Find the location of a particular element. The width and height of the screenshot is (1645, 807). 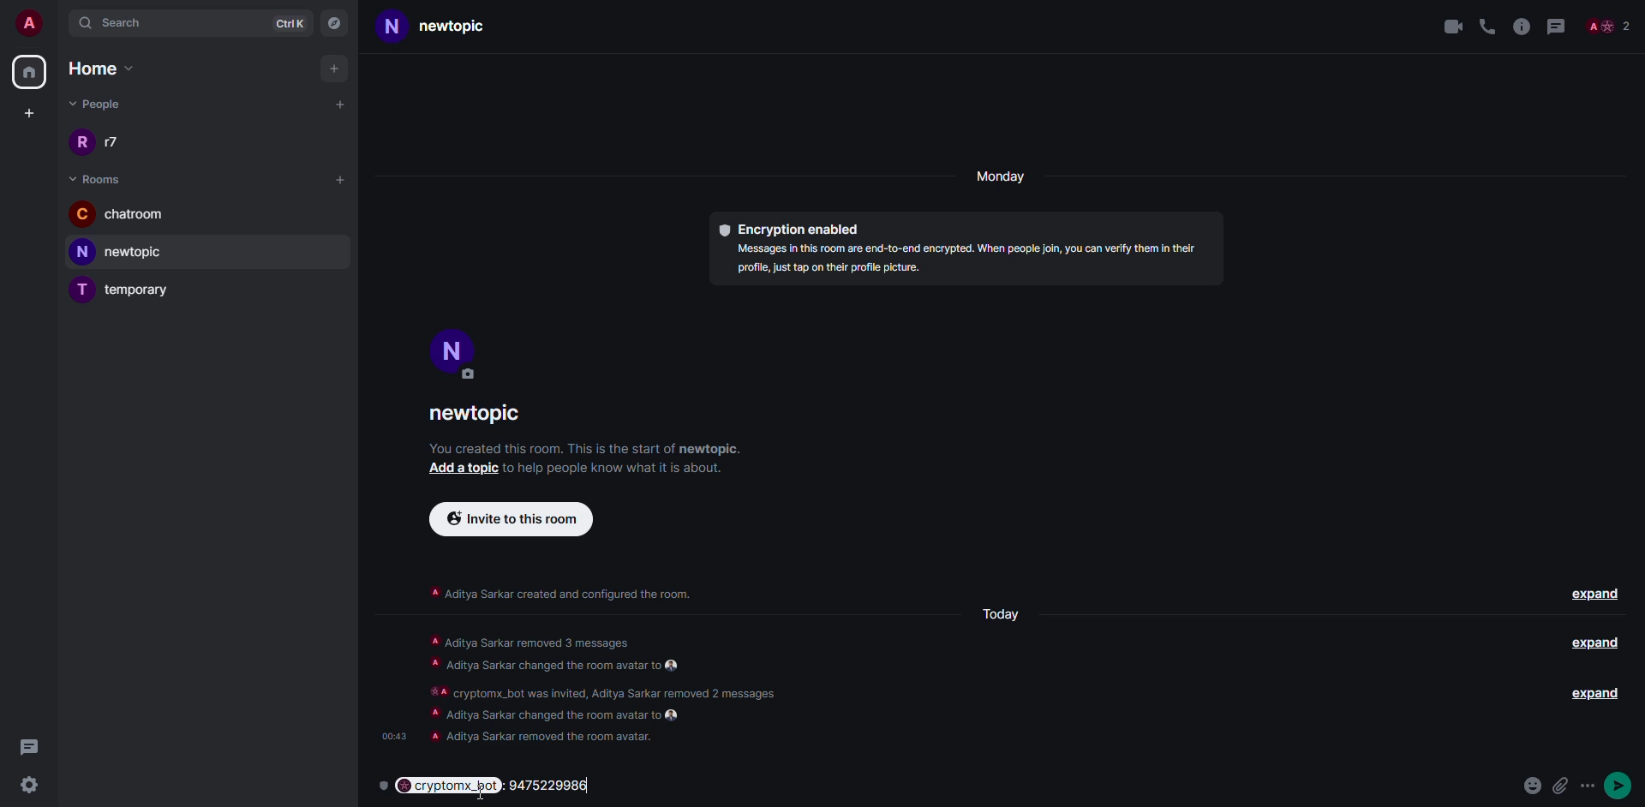

create space is located at coordinates (26, 113).